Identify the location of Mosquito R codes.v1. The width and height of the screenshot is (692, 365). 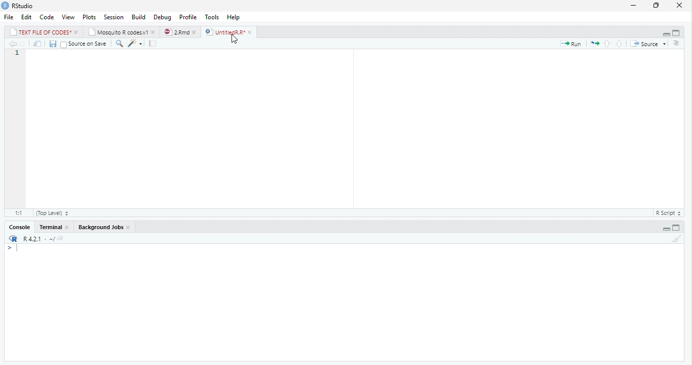
(121, 31).